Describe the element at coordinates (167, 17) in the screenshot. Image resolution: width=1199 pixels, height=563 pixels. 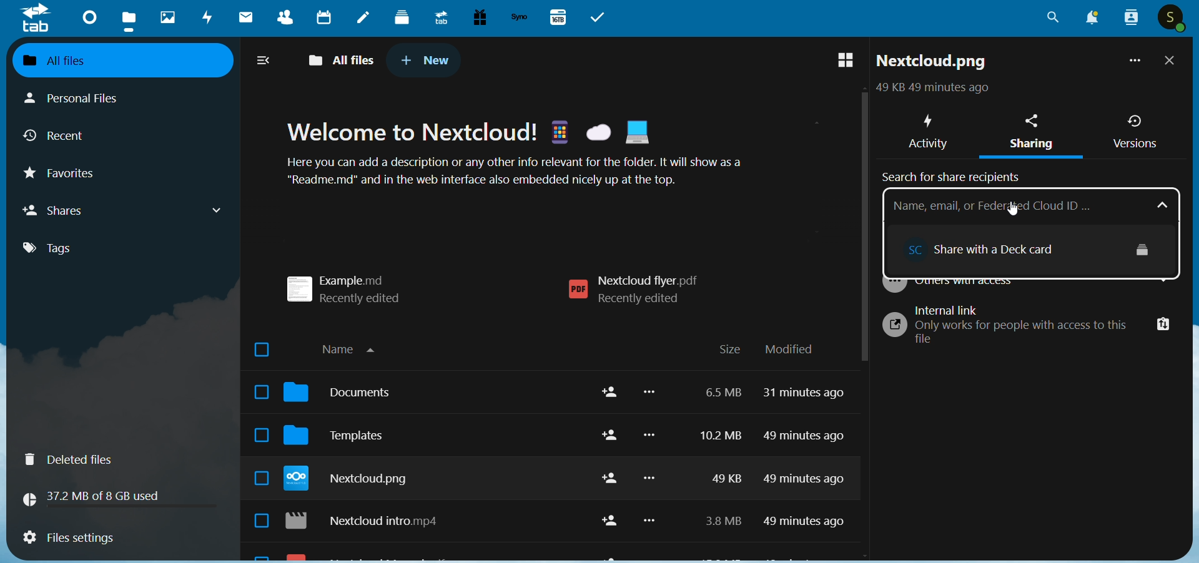
I see `photos` at that location.